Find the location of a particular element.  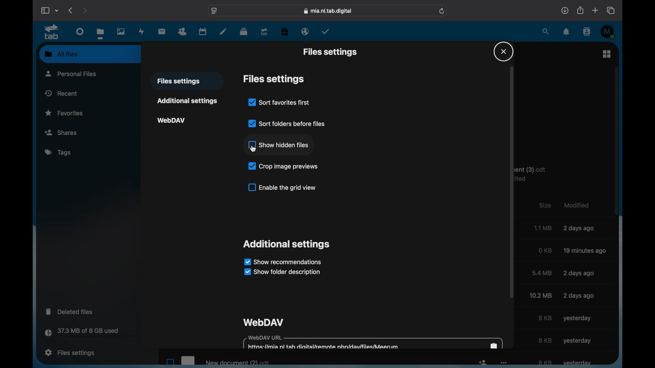

free trial is located at coordinates (285, 32).